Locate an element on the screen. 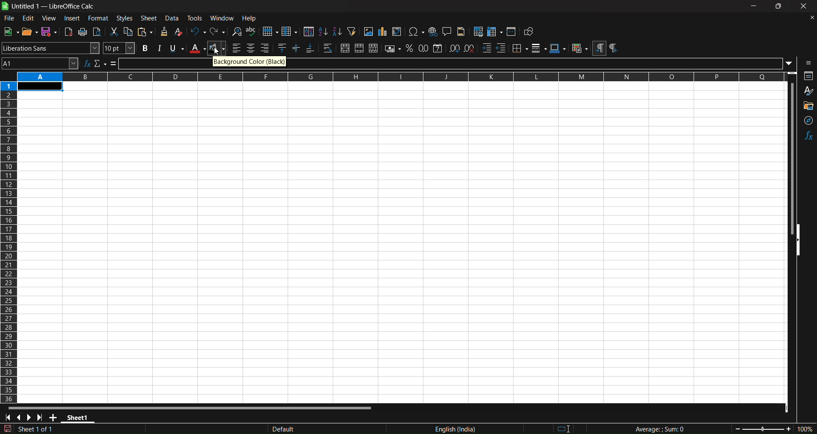 The height and width of the screenshot is (434, 817). select function is located at coordinates (101, 63).